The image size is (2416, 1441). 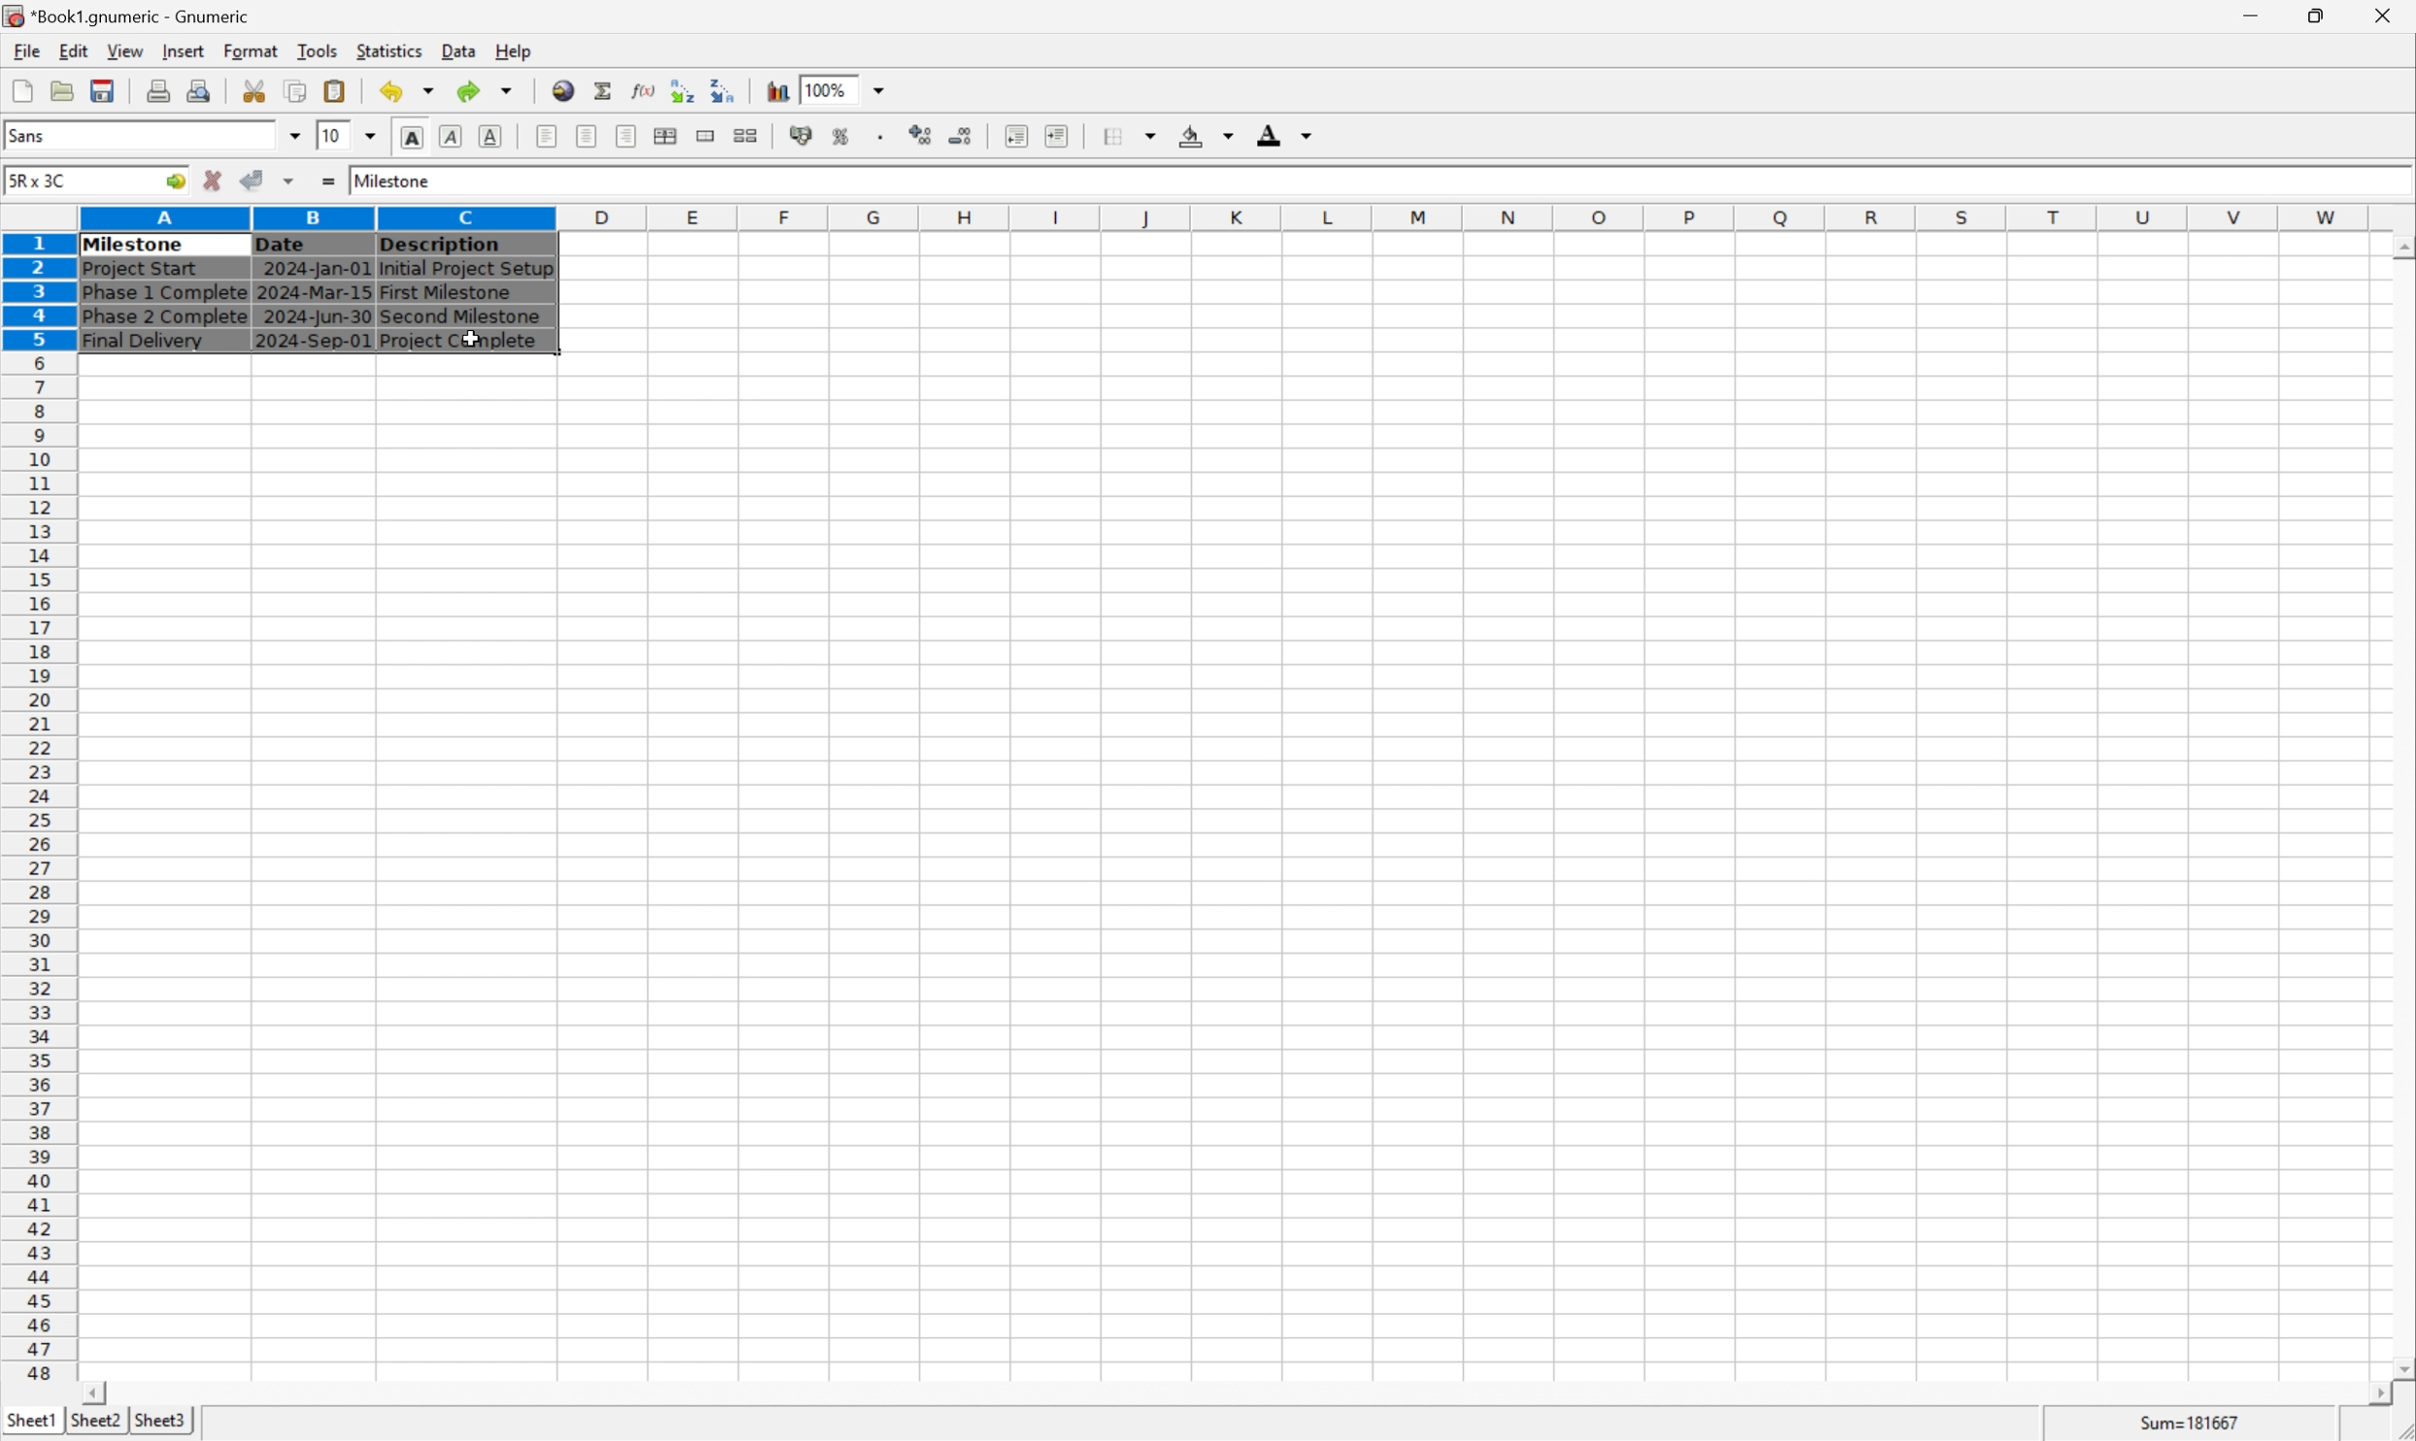 What do you see at coordinates (2386, 13) in the screenshot?
I see `close` at bounding box center [2386, 13].